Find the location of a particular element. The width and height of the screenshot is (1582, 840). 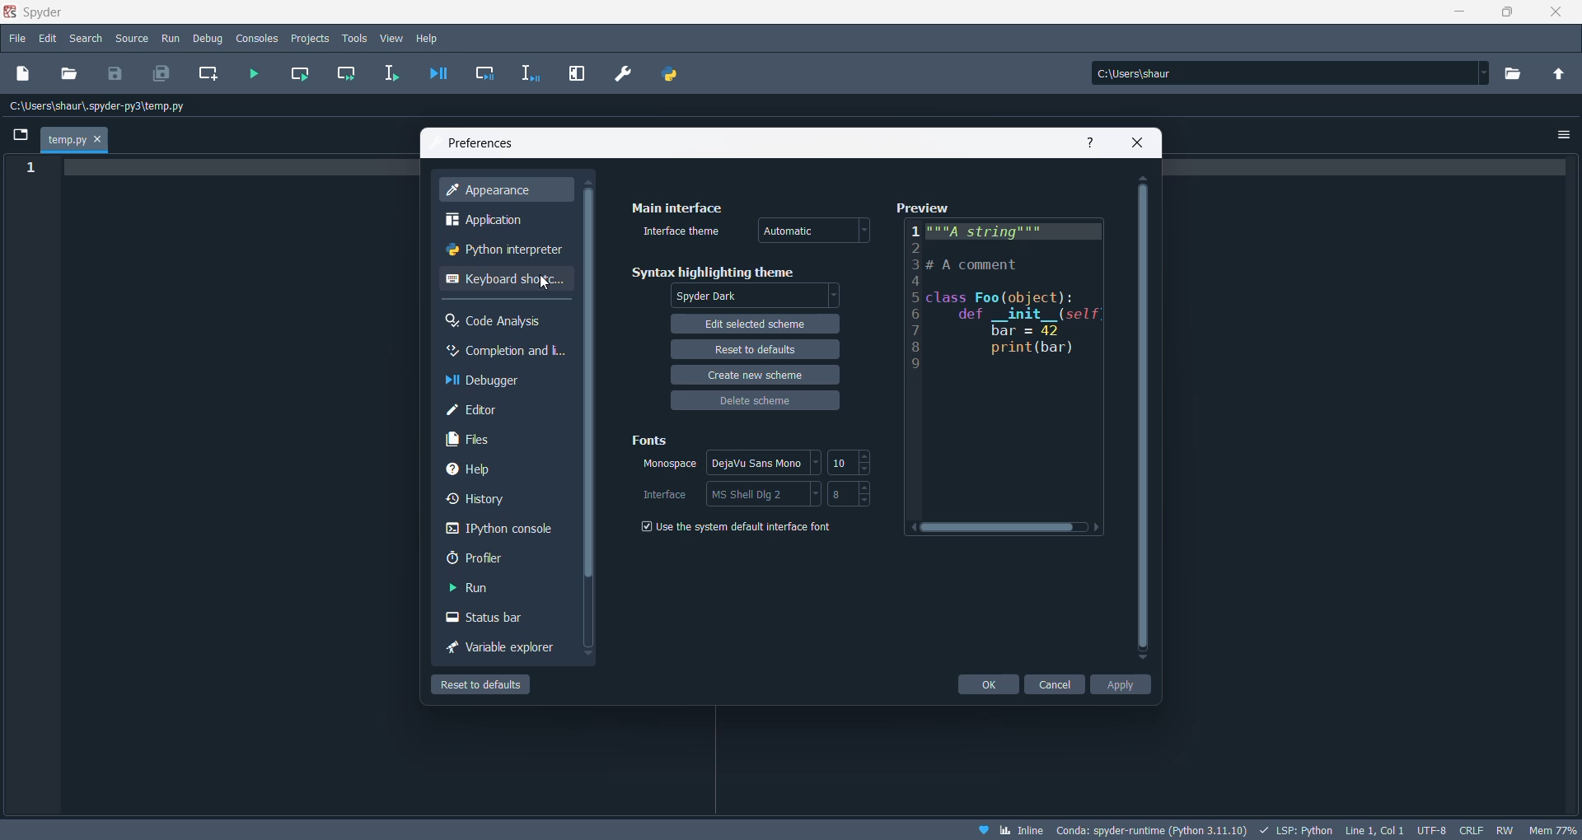

monospace is located at coordinates (659, 468).